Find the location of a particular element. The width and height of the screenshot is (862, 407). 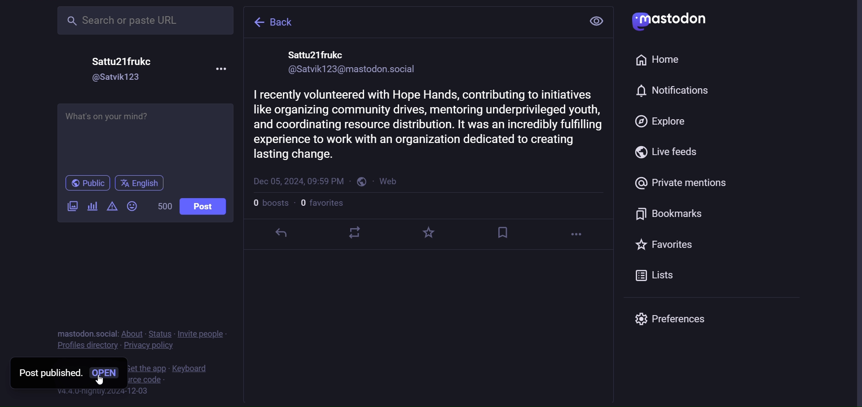

Profile directory is located at coordinates (85, 347).